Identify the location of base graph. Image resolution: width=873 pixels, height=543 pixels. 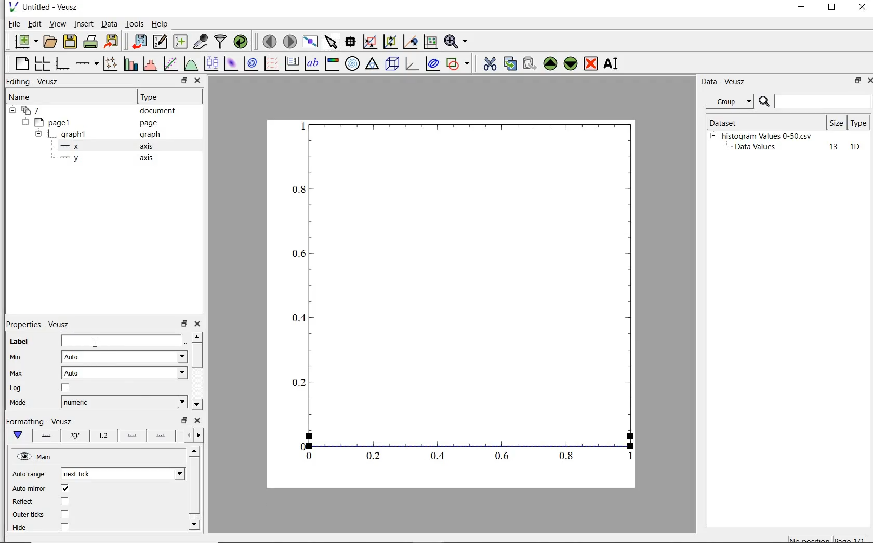
(63, 63).